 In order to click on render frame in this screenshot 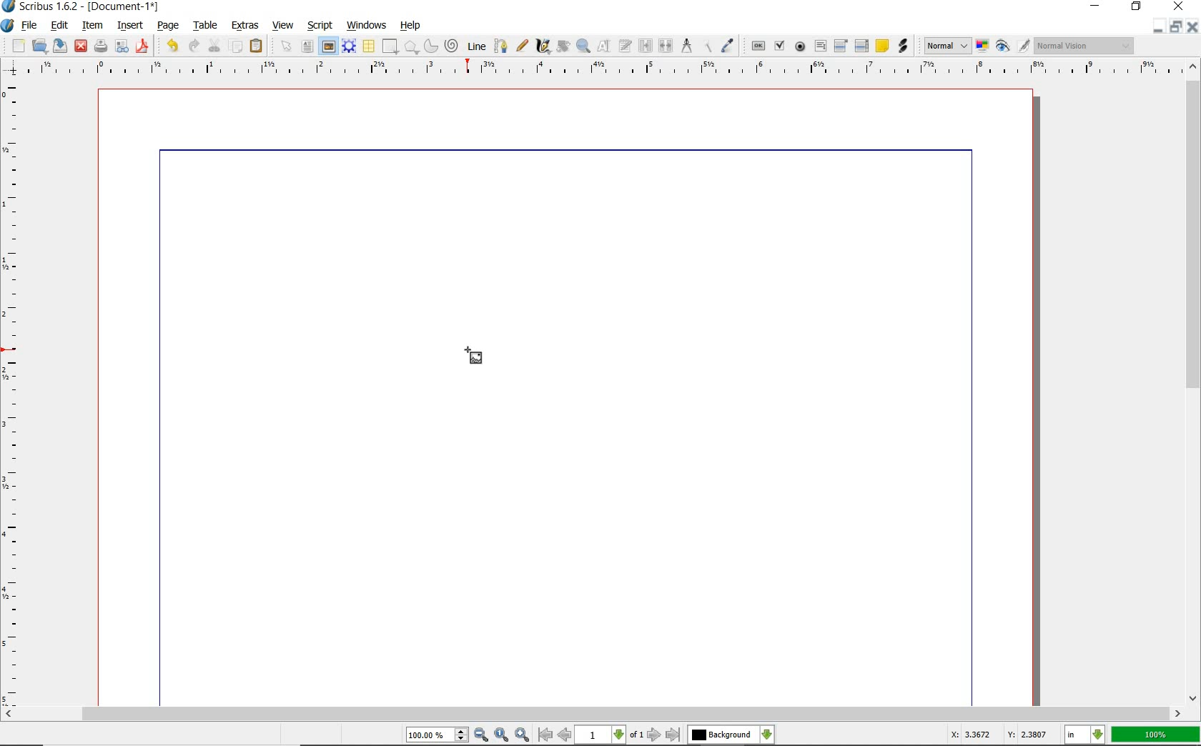, I will do `click(350, 46)`.